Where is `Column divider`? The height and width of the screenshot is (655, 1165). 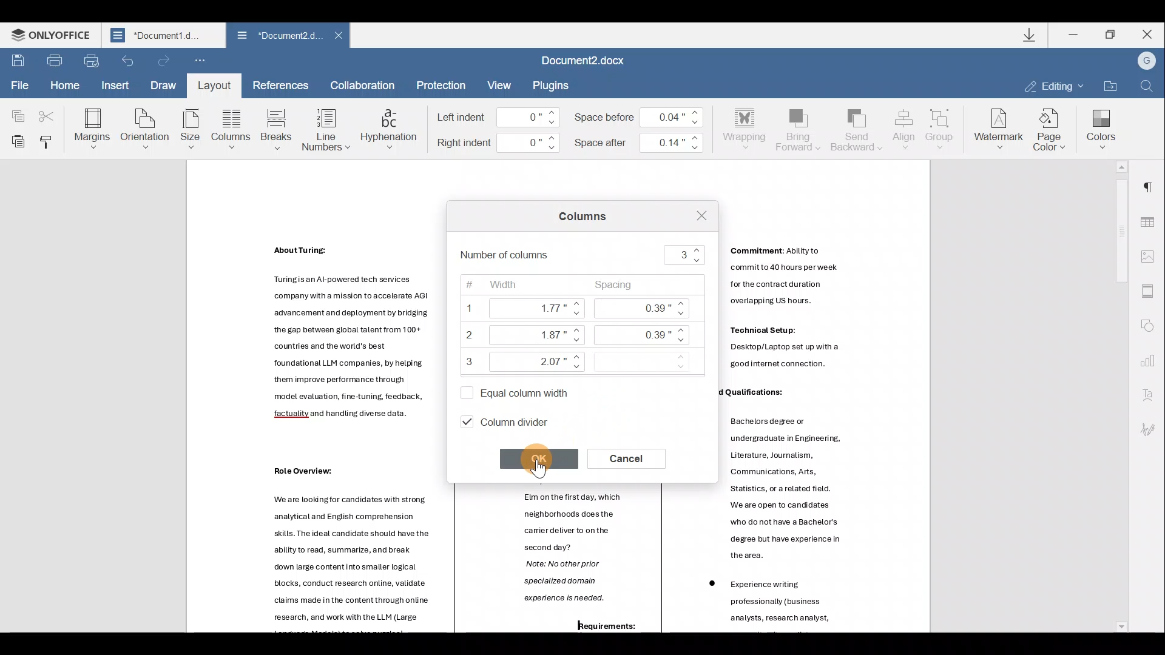
Column divider is located at coordinates (516, 421).